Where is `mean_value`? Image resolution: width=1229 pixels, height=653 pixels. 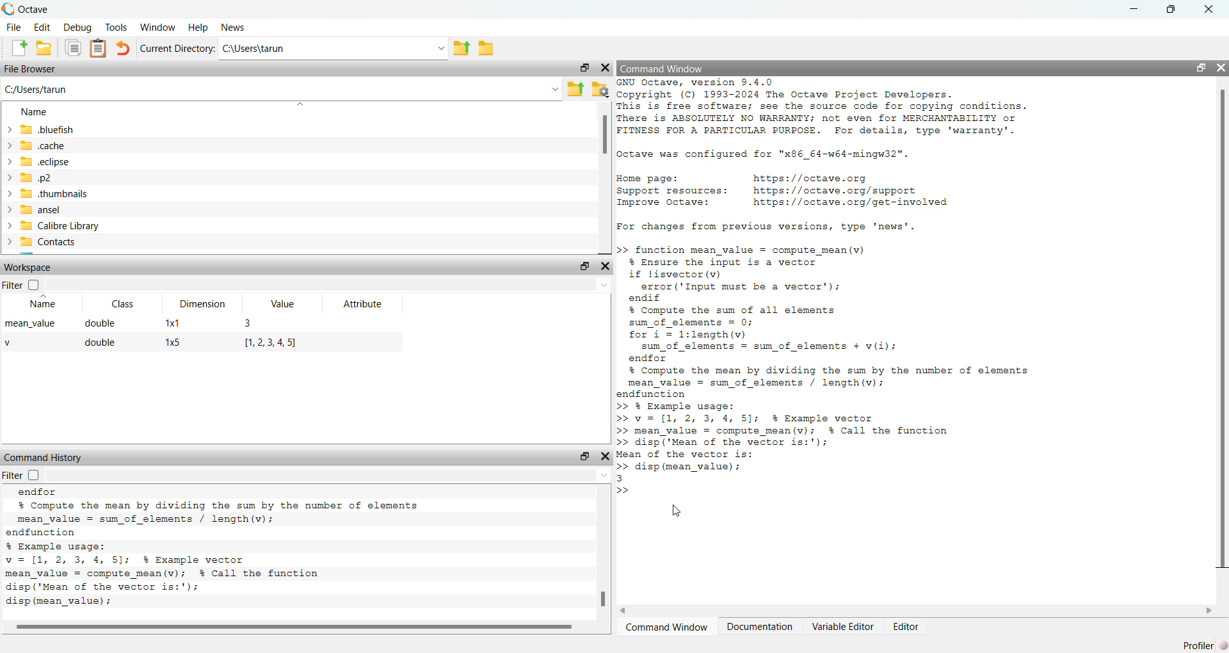
mean_value is located at coordinates (31, 324).